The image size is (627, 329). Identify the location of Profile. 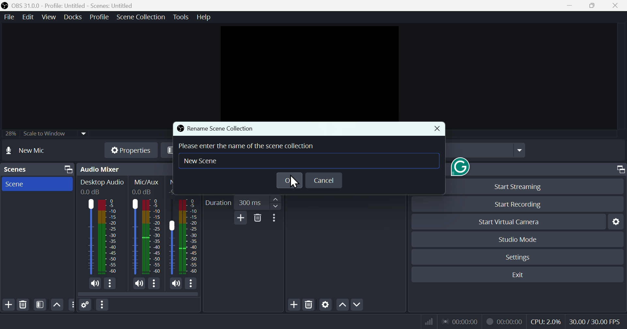
(98, 18).